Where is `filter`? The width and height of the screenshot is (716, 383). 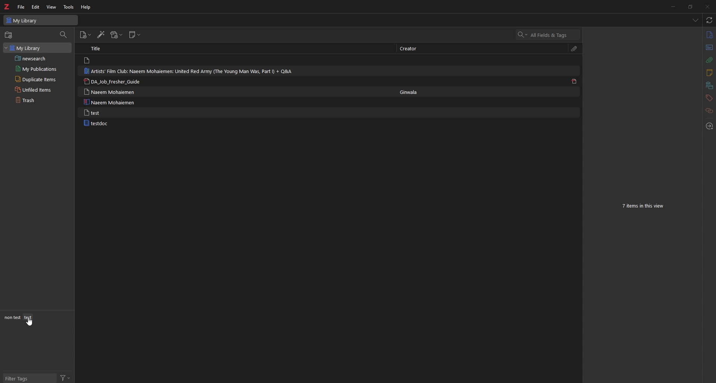 filter is located at coordinates (66, 378).